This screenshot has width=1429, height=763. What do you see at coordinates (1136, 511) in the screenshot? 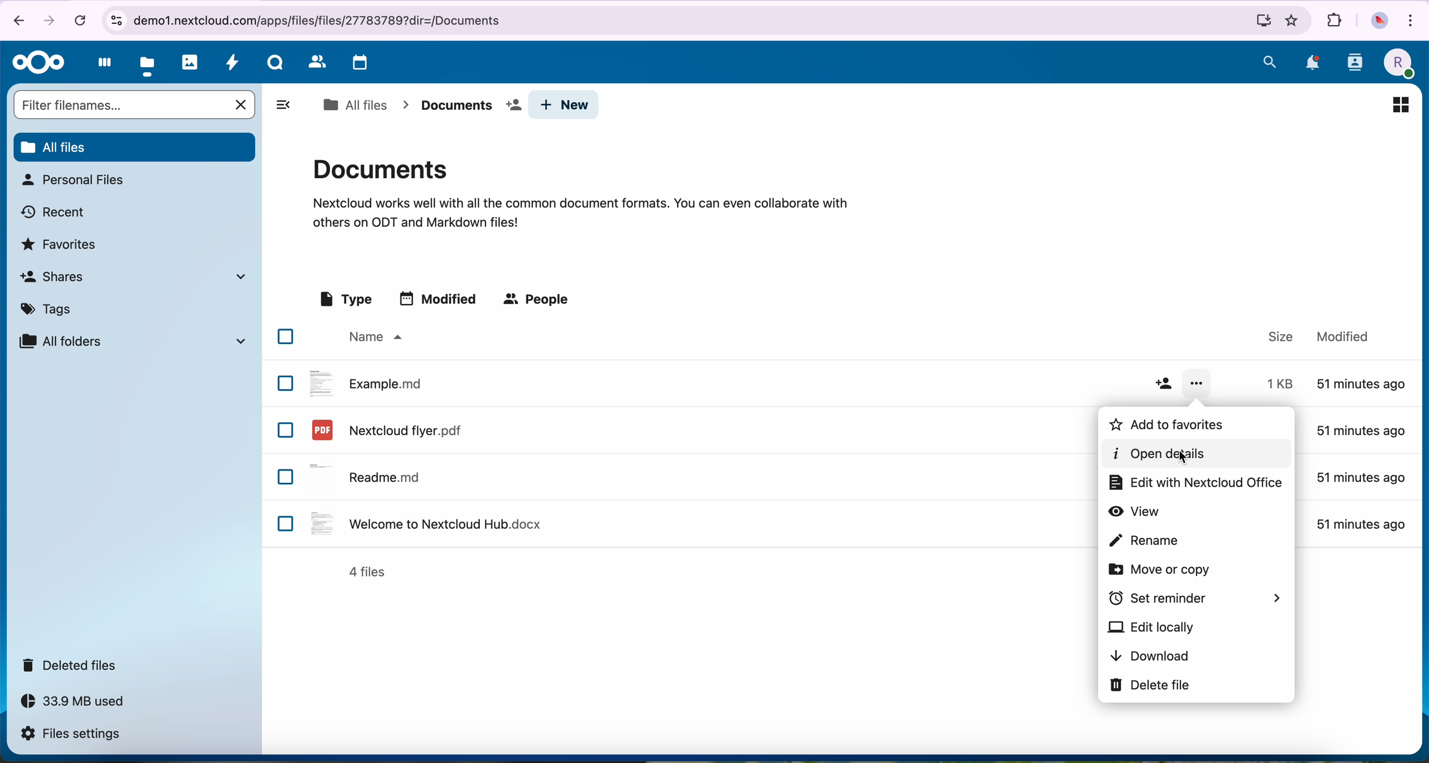
I see `view` at bounding box center [1136, 511].